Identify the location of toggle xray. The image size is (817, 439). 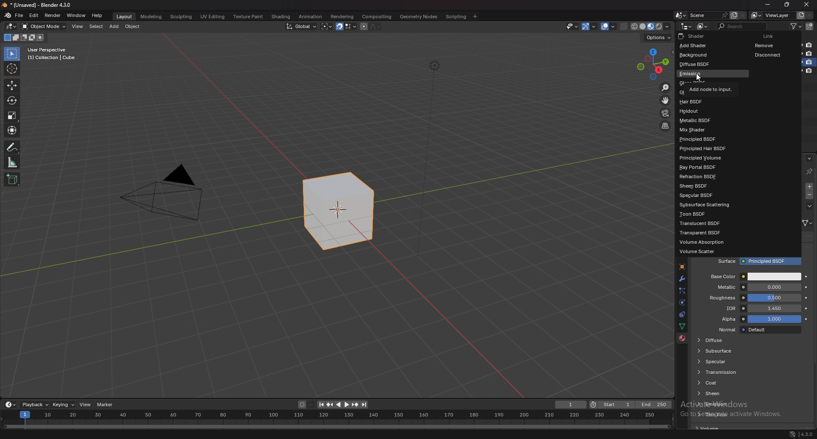
(624, 26).